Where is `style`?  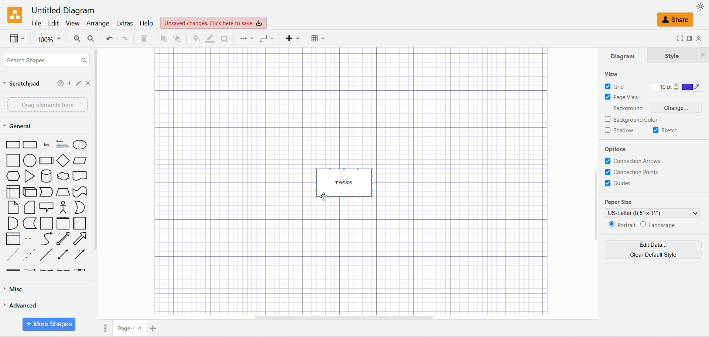
style is located at coordinates (678, 57).